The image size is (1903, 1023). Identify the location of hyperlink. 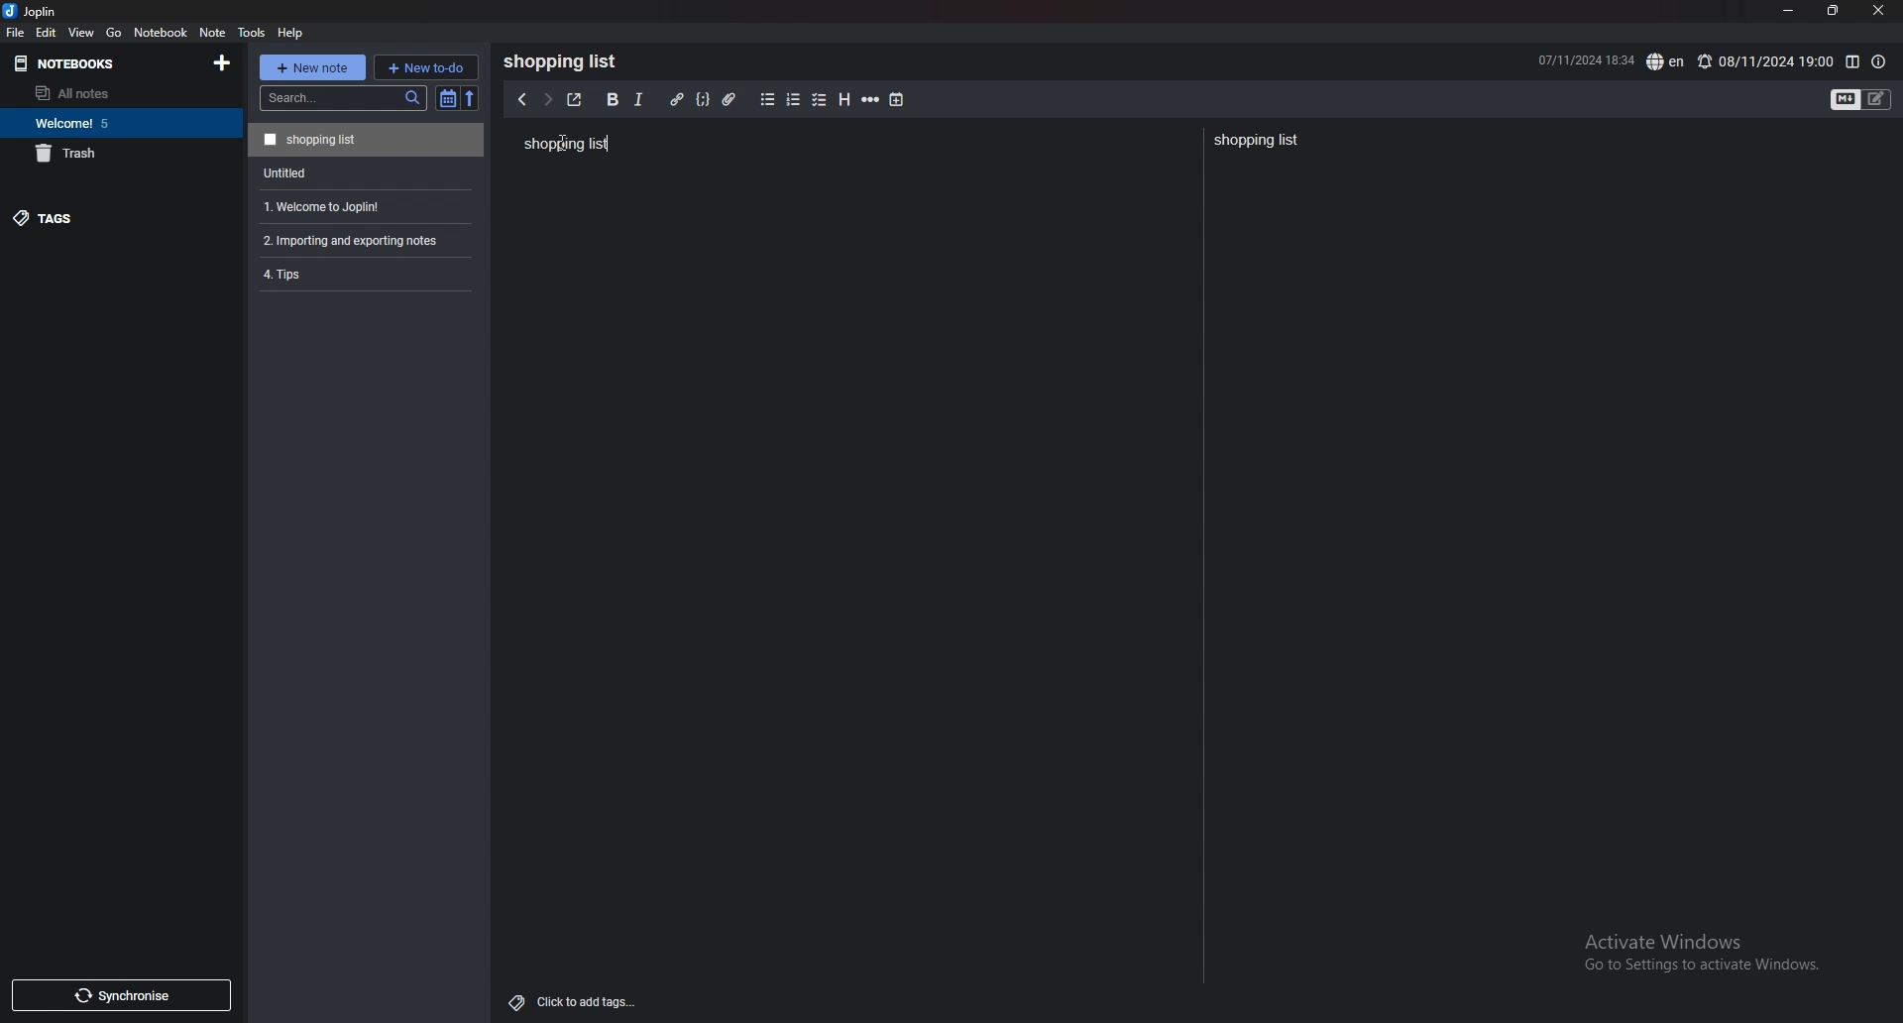
(678, 100).